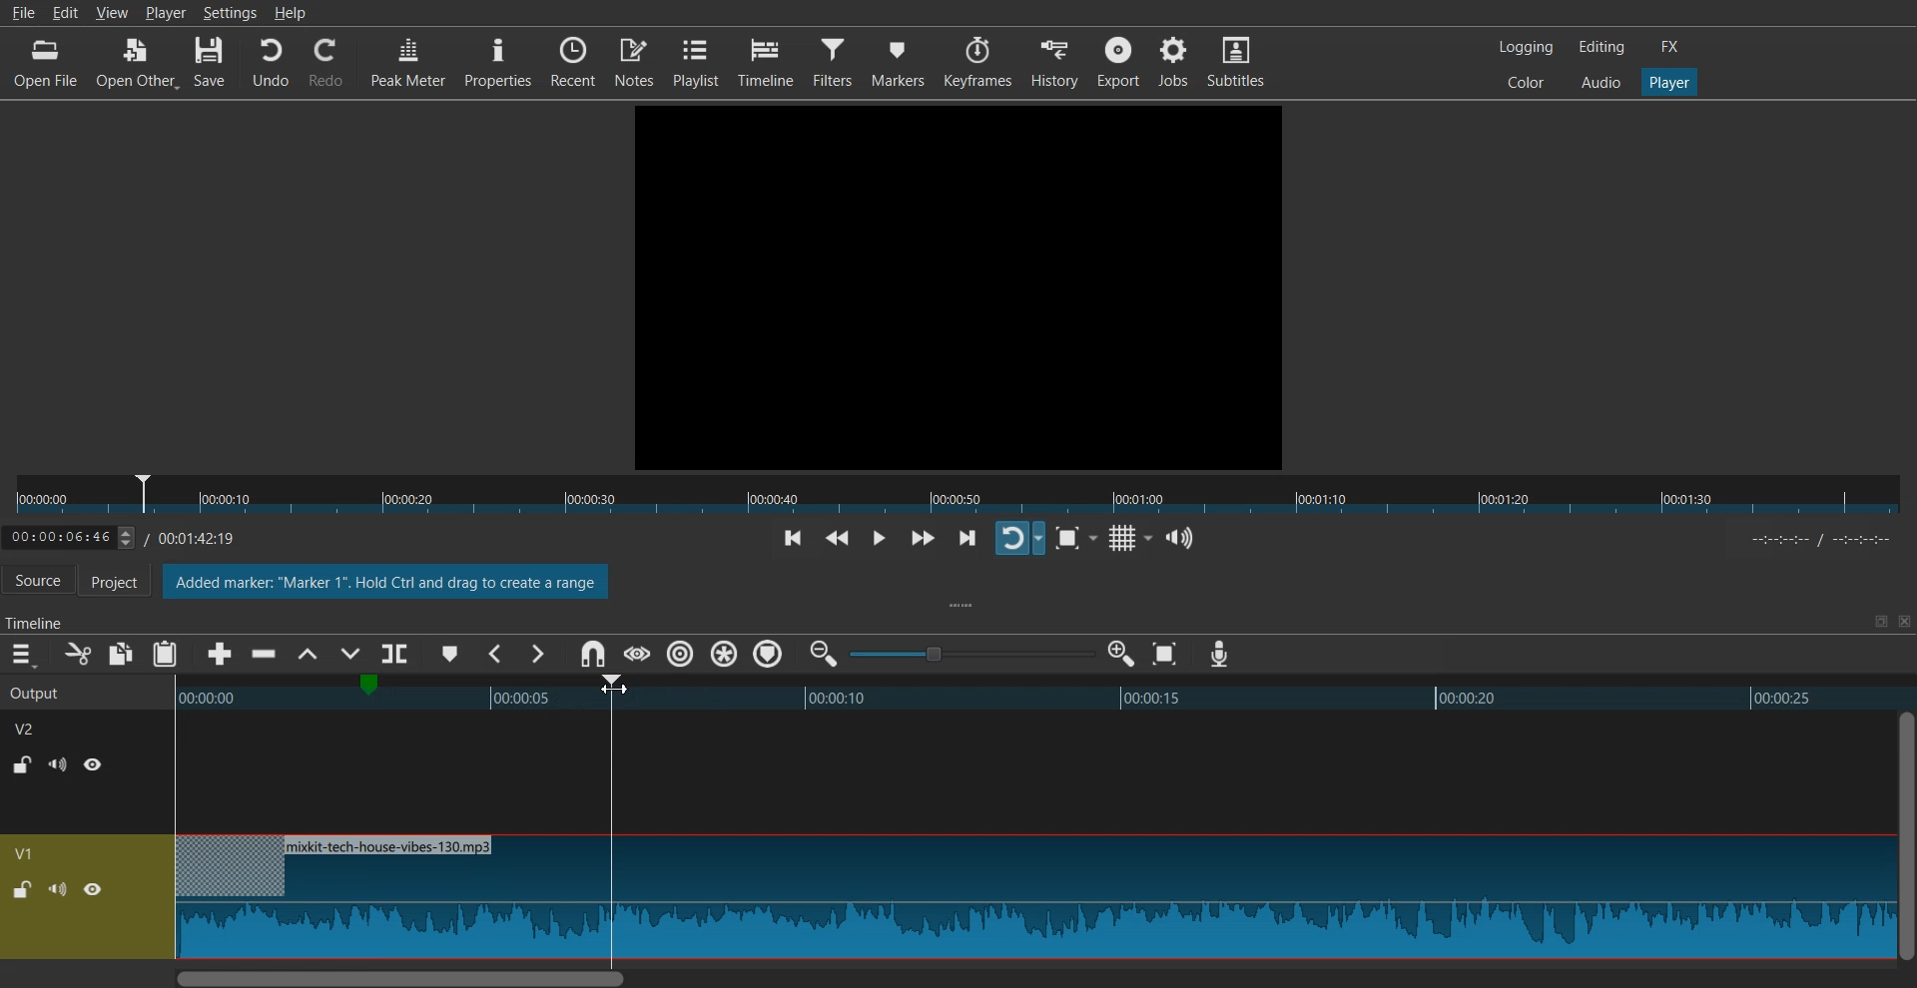  Describe the element at coordinates (824, 653) in the screenshot. I see `Zoom timeline out` at that location.